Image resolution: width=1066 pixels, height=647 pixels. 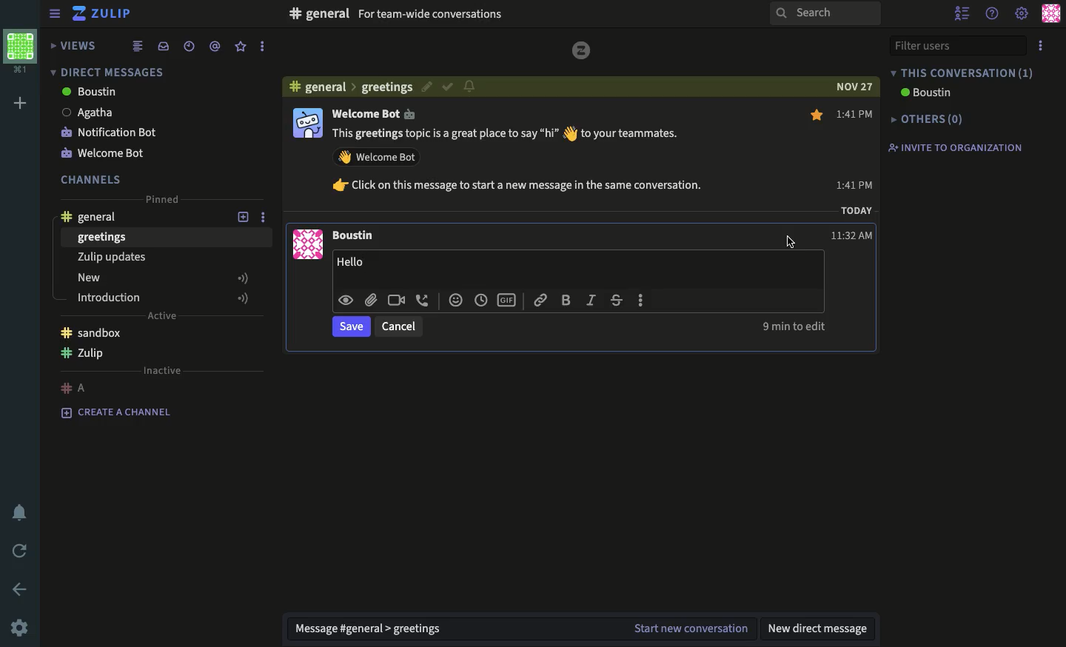 What do you see at coordinates (108, 152) in the screenshot?
I see `notification bot` at bounding box center [108, 152].